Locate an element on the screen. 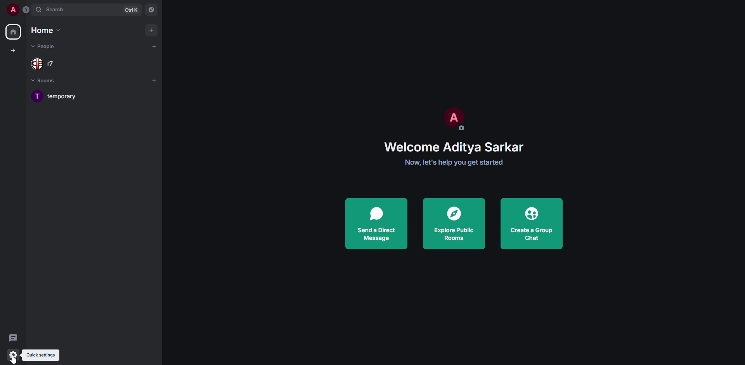 The image size is (745, 365). welcome is located at coordinates (456, 146).